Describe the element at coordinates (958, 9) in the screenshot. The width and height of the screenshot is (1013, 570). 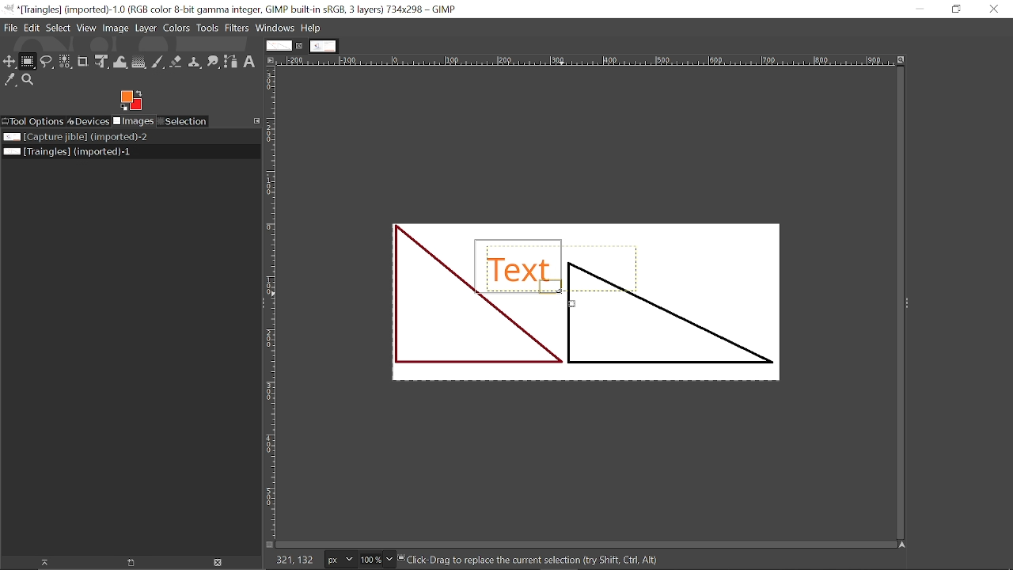
I see `Restore down` at that location.